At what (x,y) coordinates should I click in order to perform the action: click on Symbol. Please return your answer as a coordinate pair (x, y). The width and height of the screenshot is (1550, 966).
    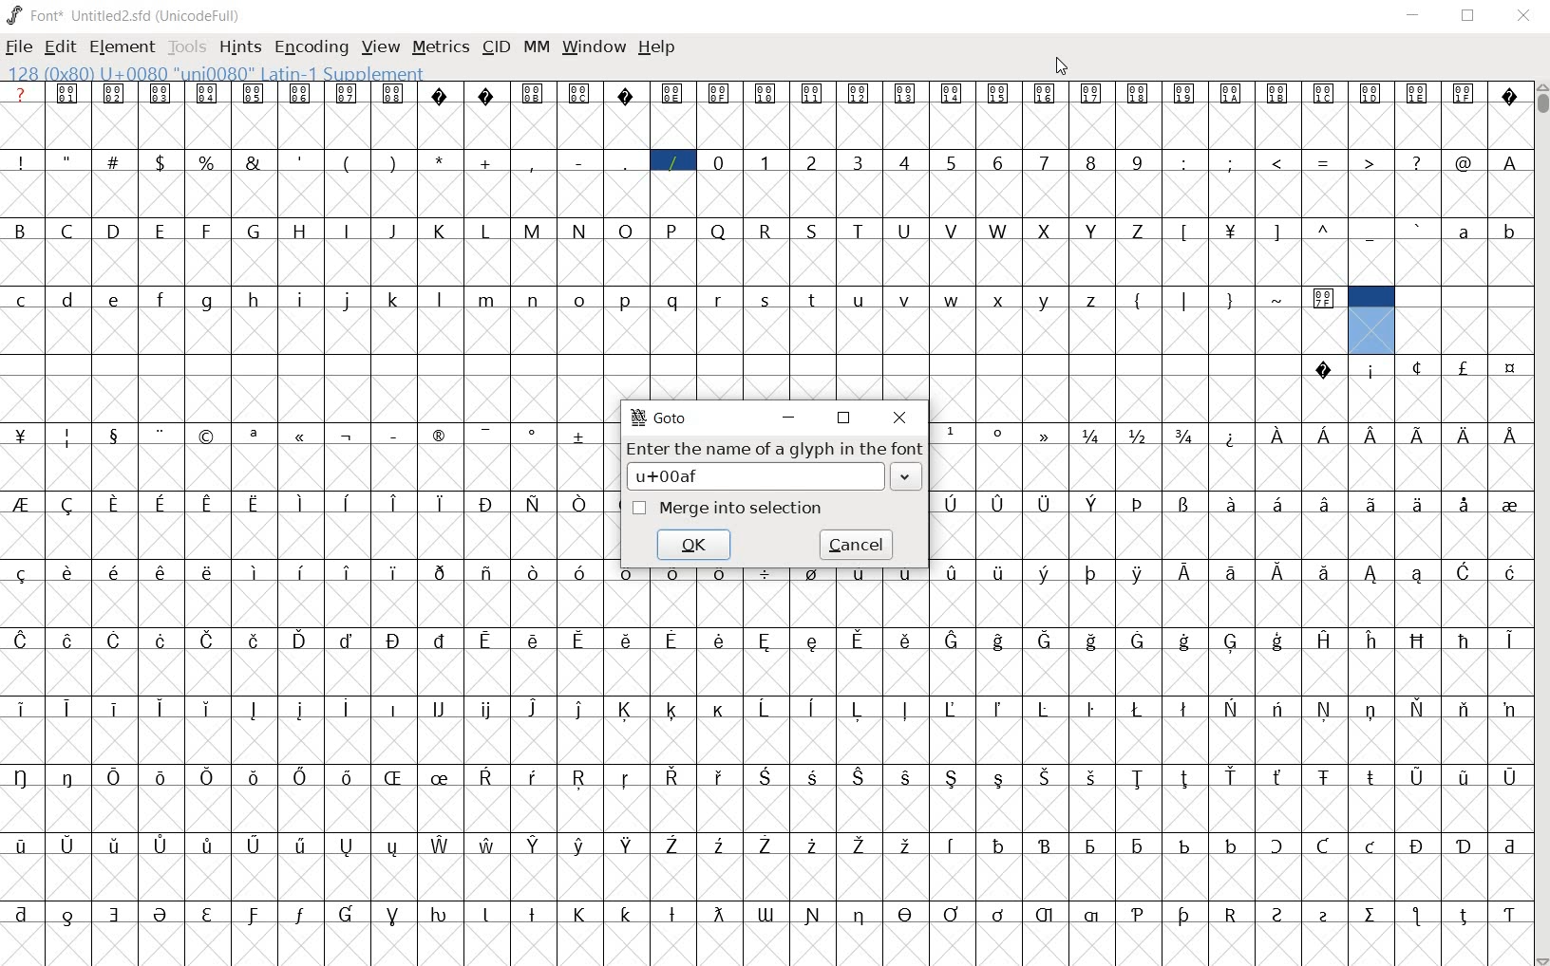
    Looking at the image, I should click on (717, 708).